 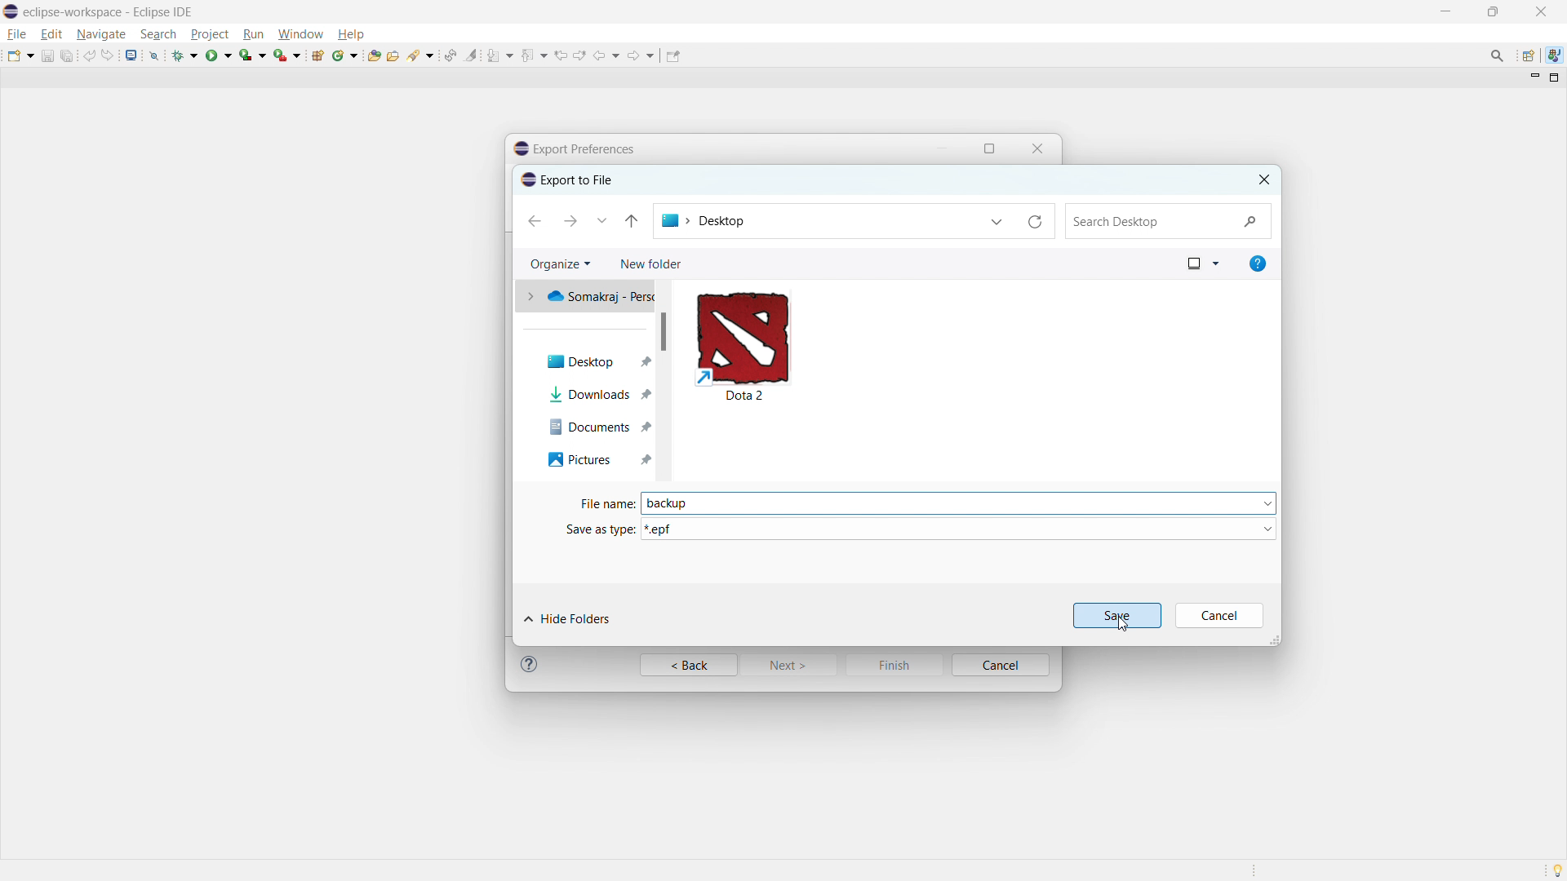 I want to click on Tip of the day, so click(x=1554, y=869).